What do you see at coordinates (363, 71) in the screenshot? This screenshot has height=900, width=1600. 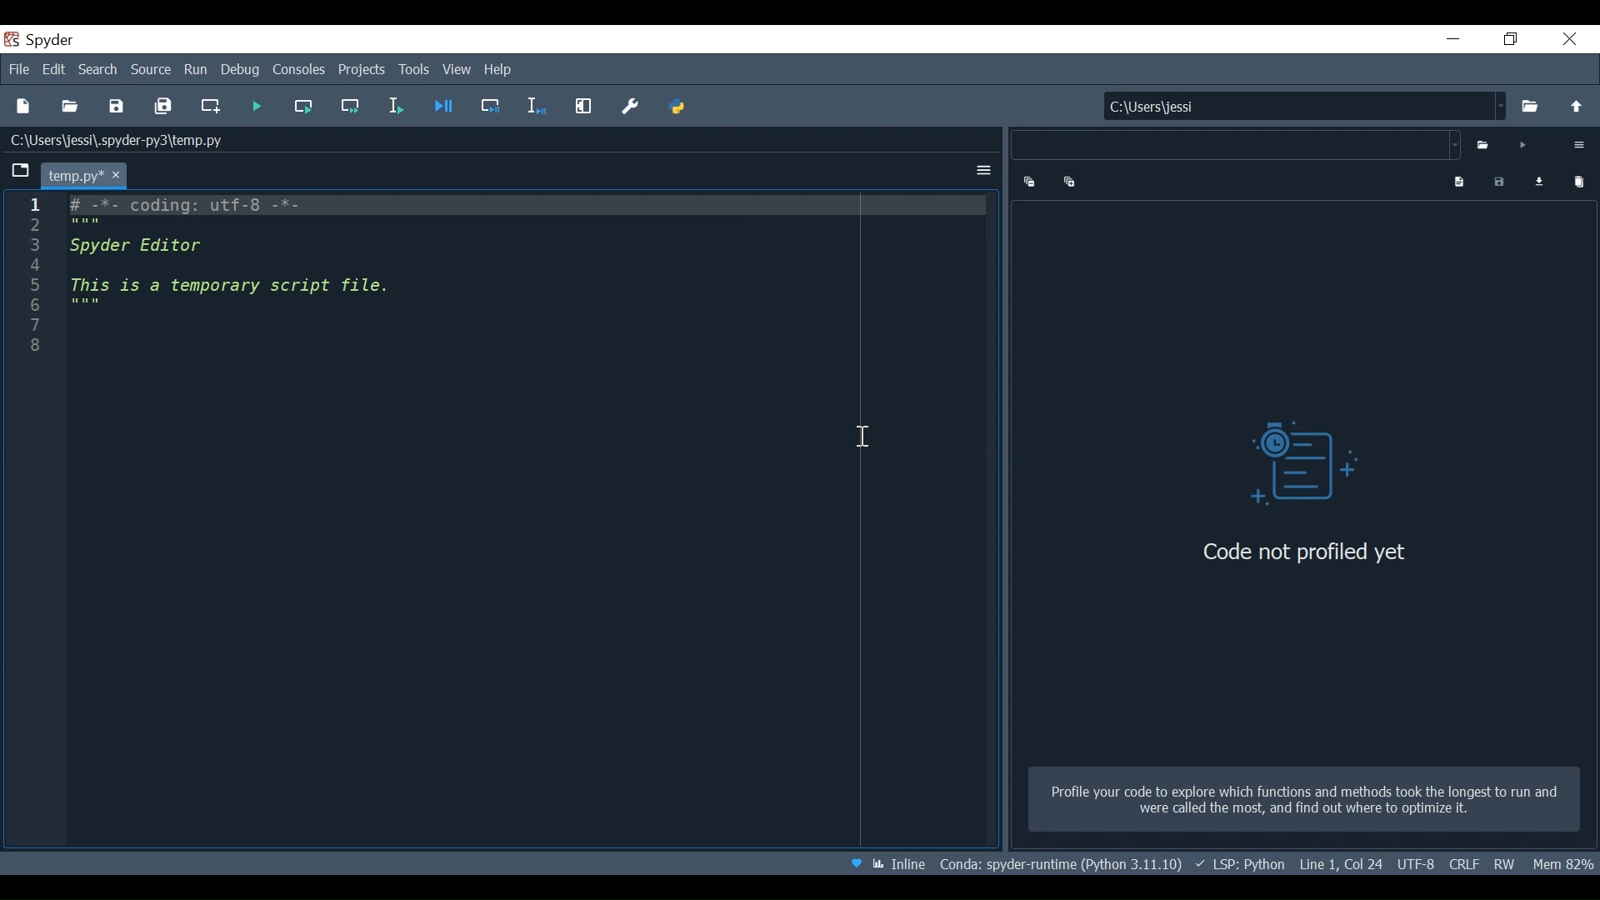 I see `Projects` at bounding box center [363, 71].